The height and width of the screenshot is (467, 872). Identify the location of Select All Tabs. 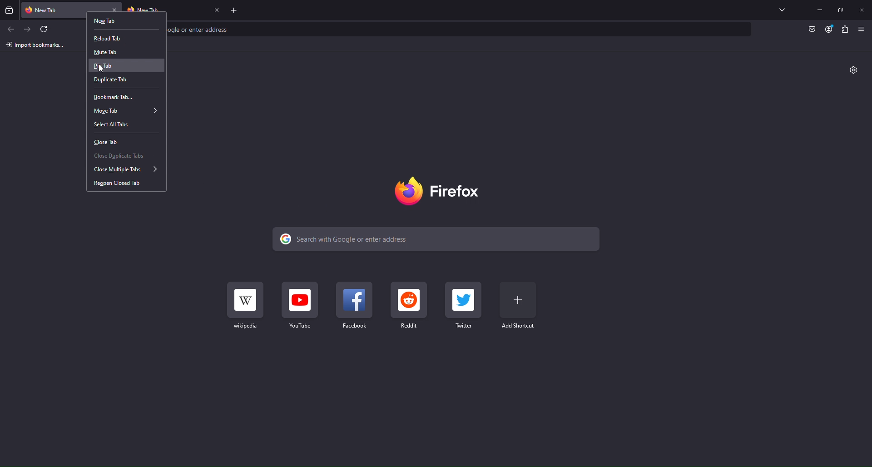
(124, 125).